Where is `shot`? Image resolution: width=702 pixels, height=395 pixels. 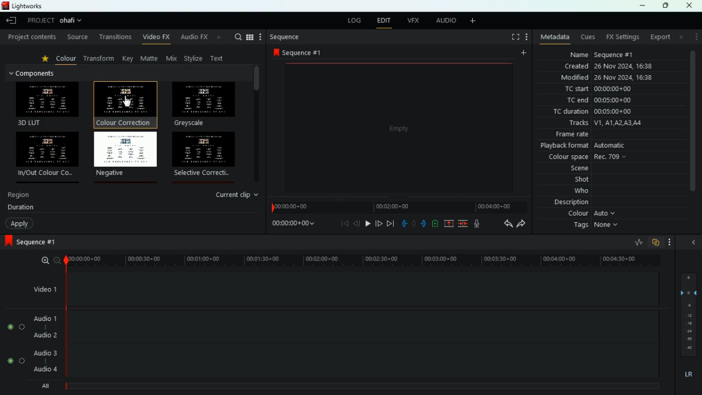
shot is located at coordinates (573, 180).